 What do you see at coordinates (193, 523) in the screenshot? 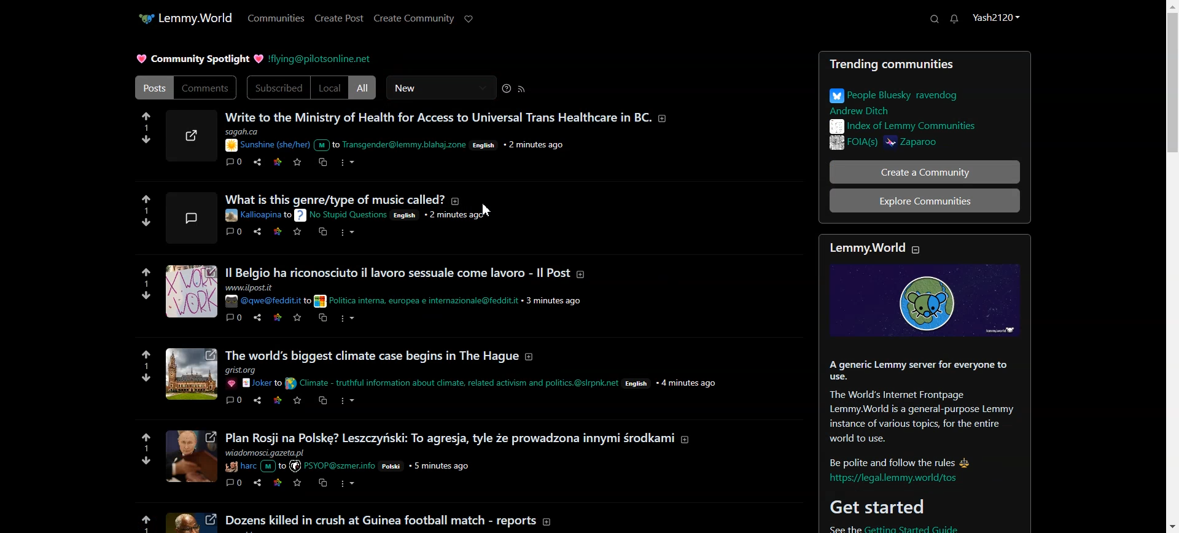
I see `Image` at bounding box center [193, 523].